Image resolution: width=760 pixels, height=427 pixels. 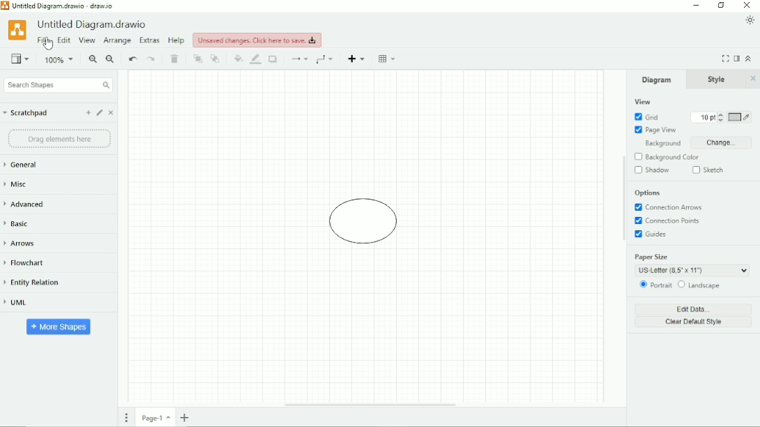 What do you see at coordinates (695, 264) in the screenshot?
I see `Paper Size: US Letter (8.5' x 11')` at bounding box center [695, 264].